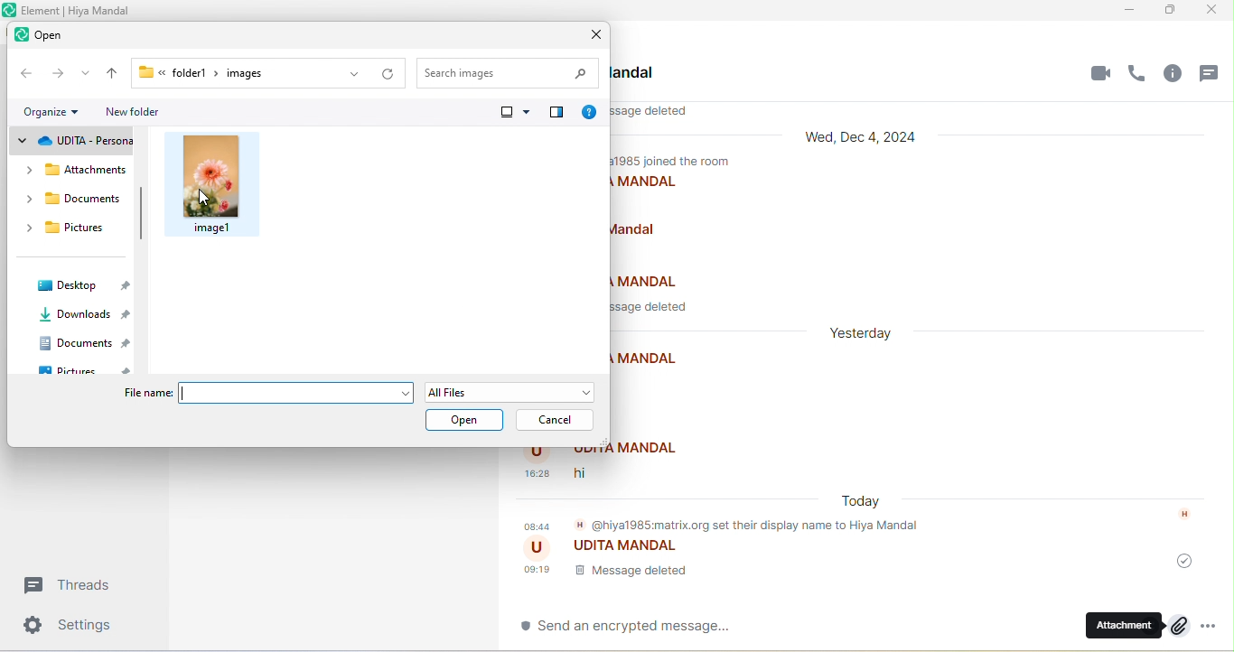  I want to click on more option, so click(513, 113).